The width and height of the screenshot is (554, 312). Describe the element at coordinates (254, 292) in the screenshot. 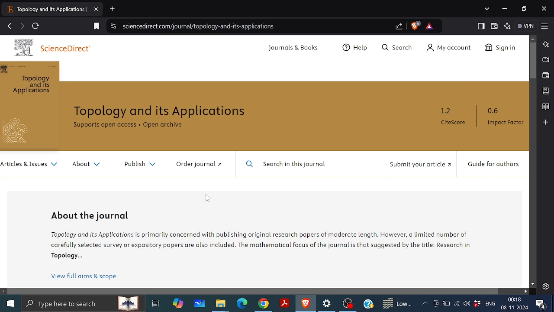

I see `Horizontal scrollbar` at that location.